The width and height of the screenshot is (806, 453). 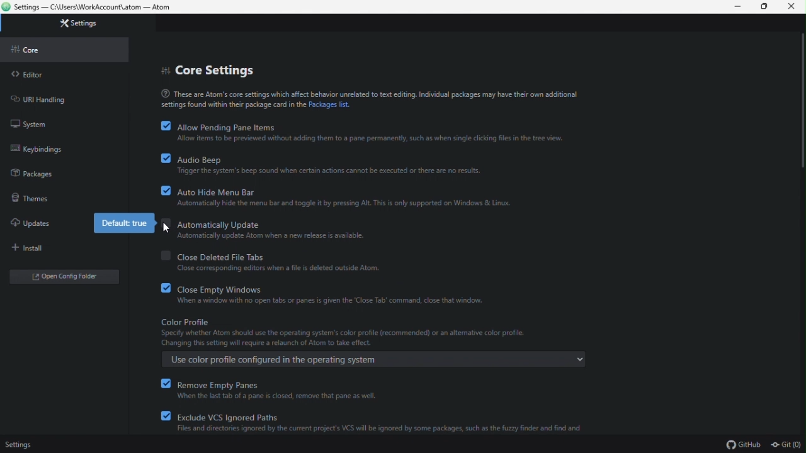 I want to click on automatically updates, so click(x=264, y=230).